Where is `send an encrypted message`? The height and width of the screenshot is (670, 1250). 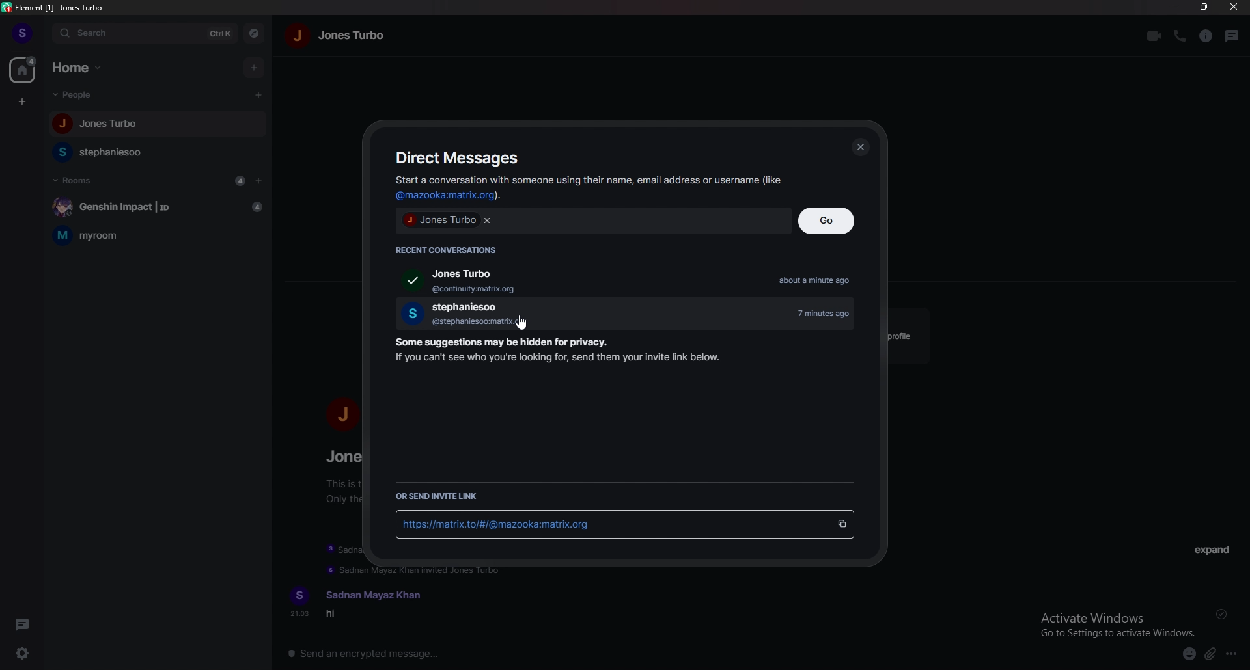 send an encrypted message is located at coordinates (373, 654).